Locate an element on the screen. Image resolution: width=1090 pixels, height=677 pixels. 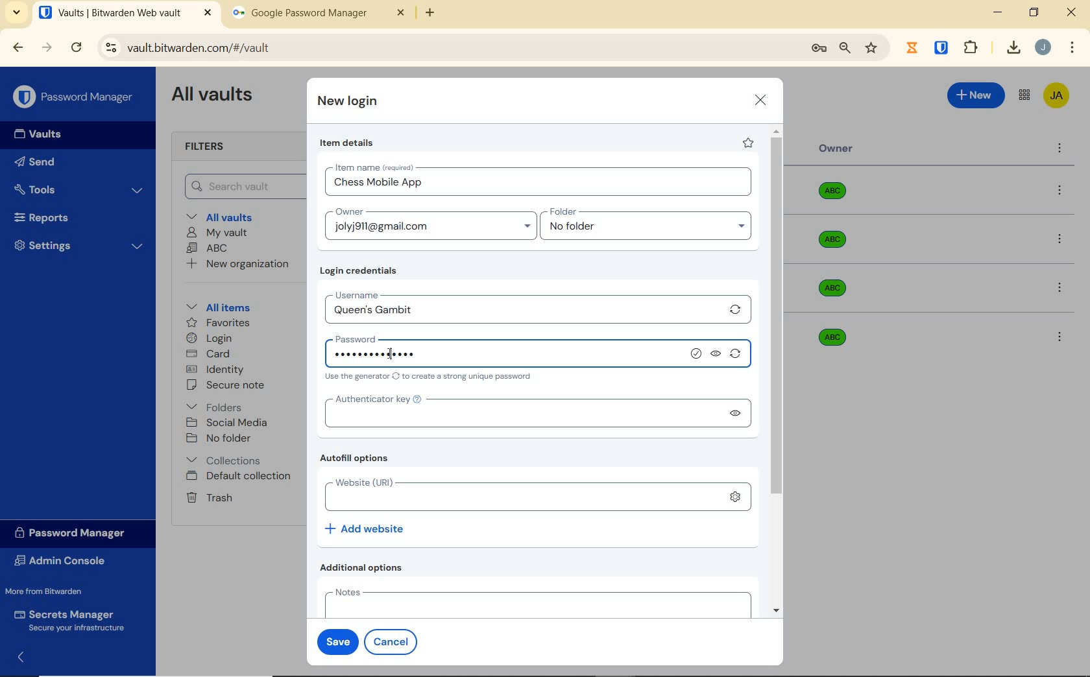
Settings is located at coordinates (79, 244).